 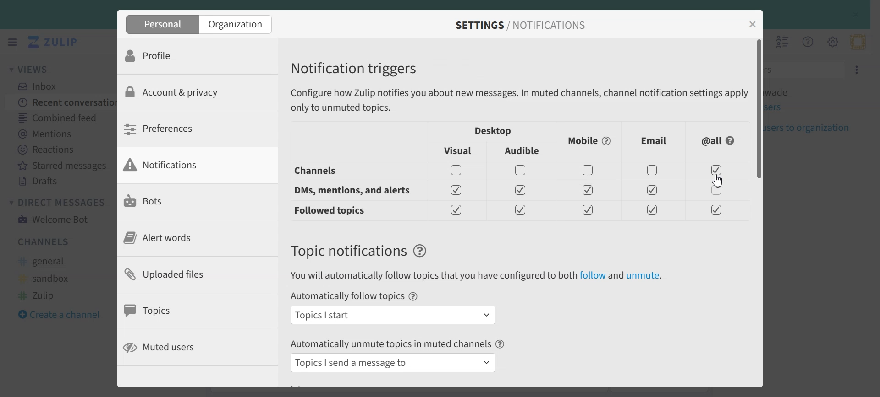 I want to click on Hide user list, so click(x=783, y=42).